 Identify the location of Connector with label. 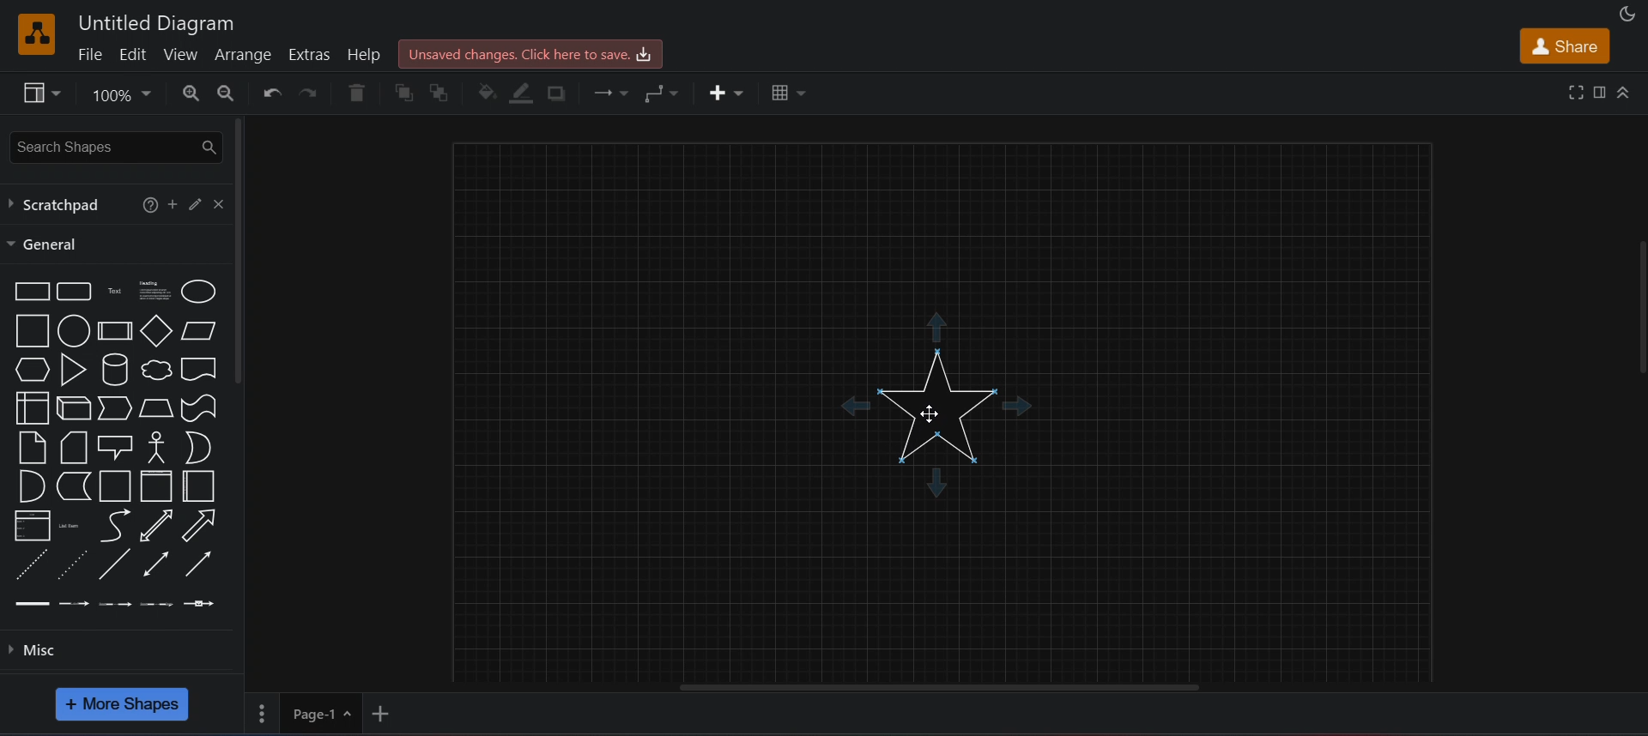
(74, 605).